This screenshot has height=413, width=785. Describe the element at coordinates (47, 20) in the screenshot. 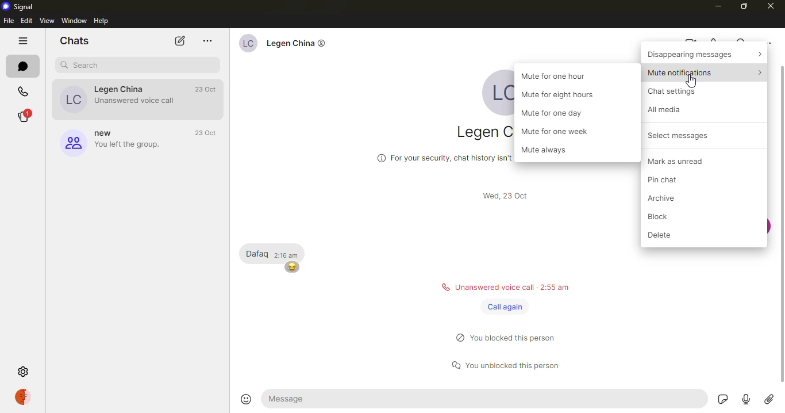

I see `view` at that location.